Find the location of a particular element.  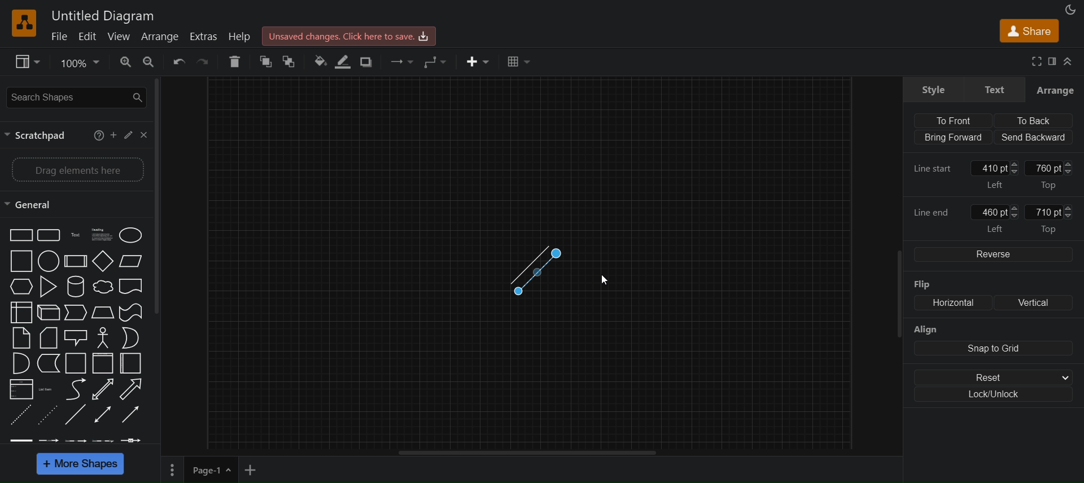

Curved line is located at coordinates (73, 389).